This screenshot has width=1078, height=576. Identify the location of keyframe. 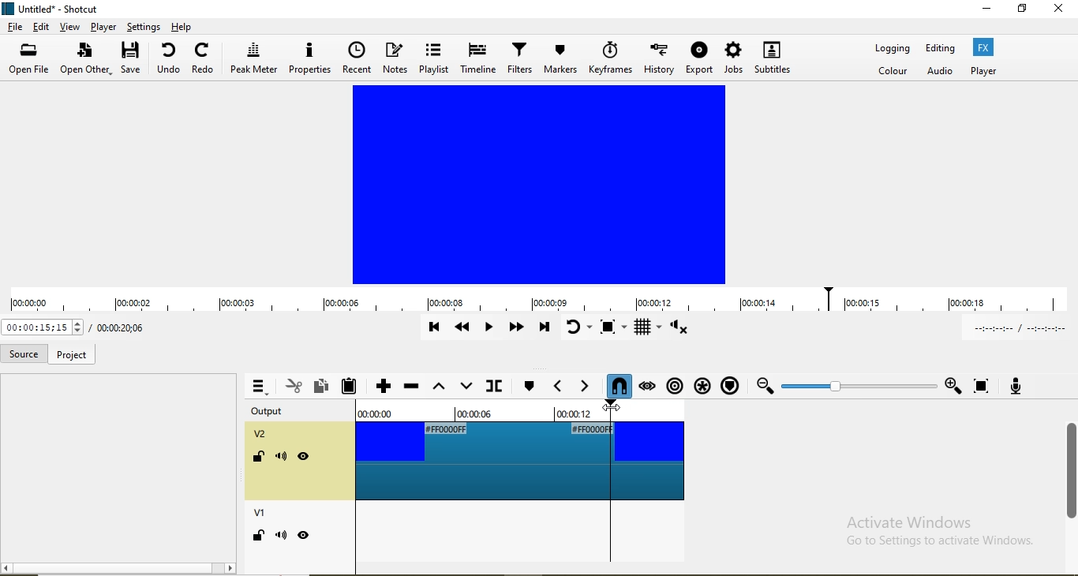
(611, 57).